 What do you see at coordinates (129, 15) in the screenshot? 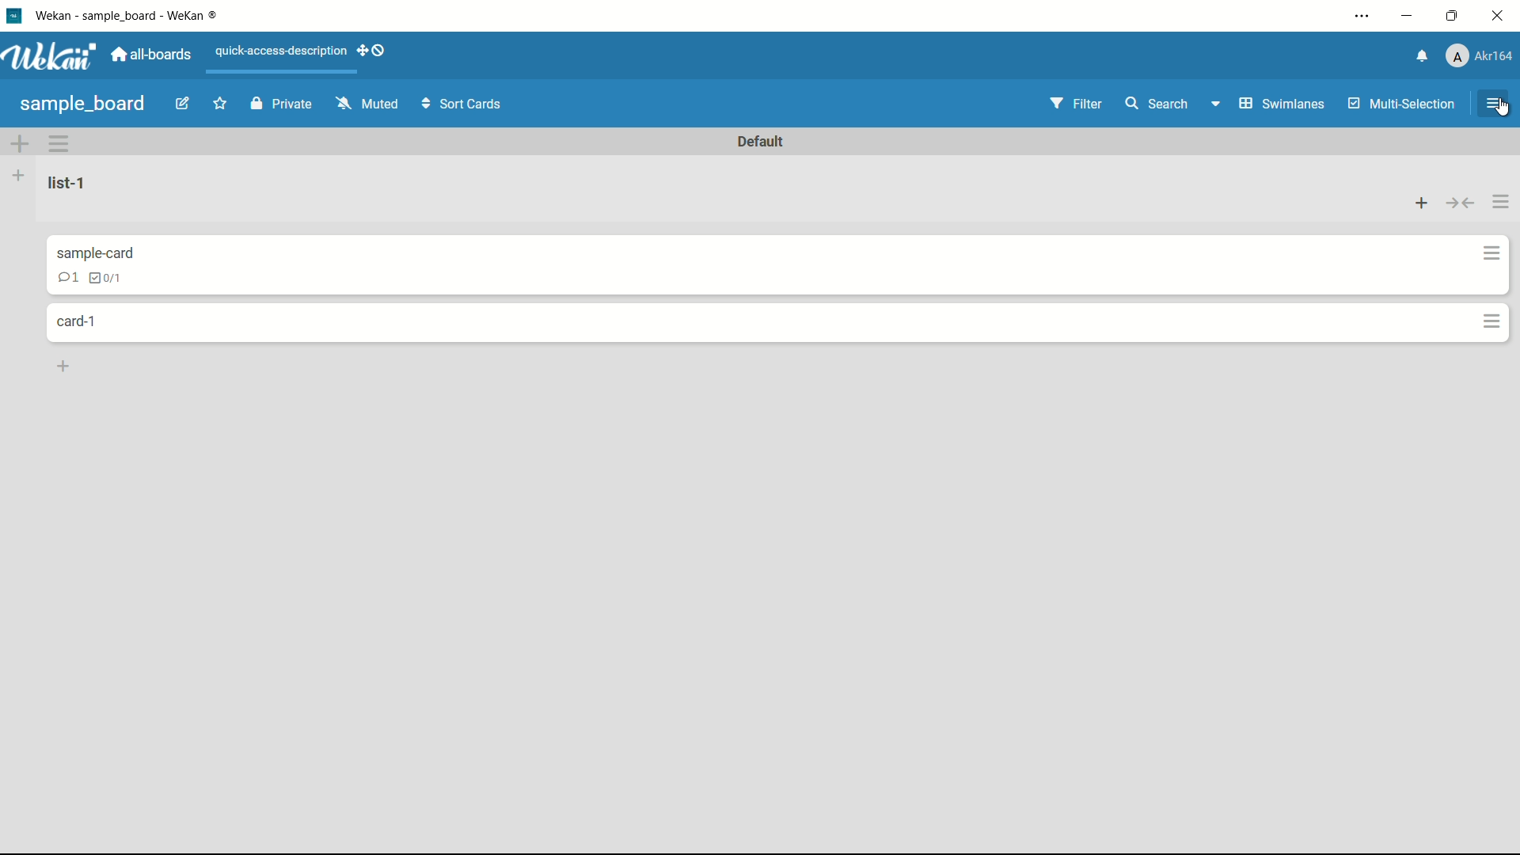
I see `app name` at bounding box center [129, 15].